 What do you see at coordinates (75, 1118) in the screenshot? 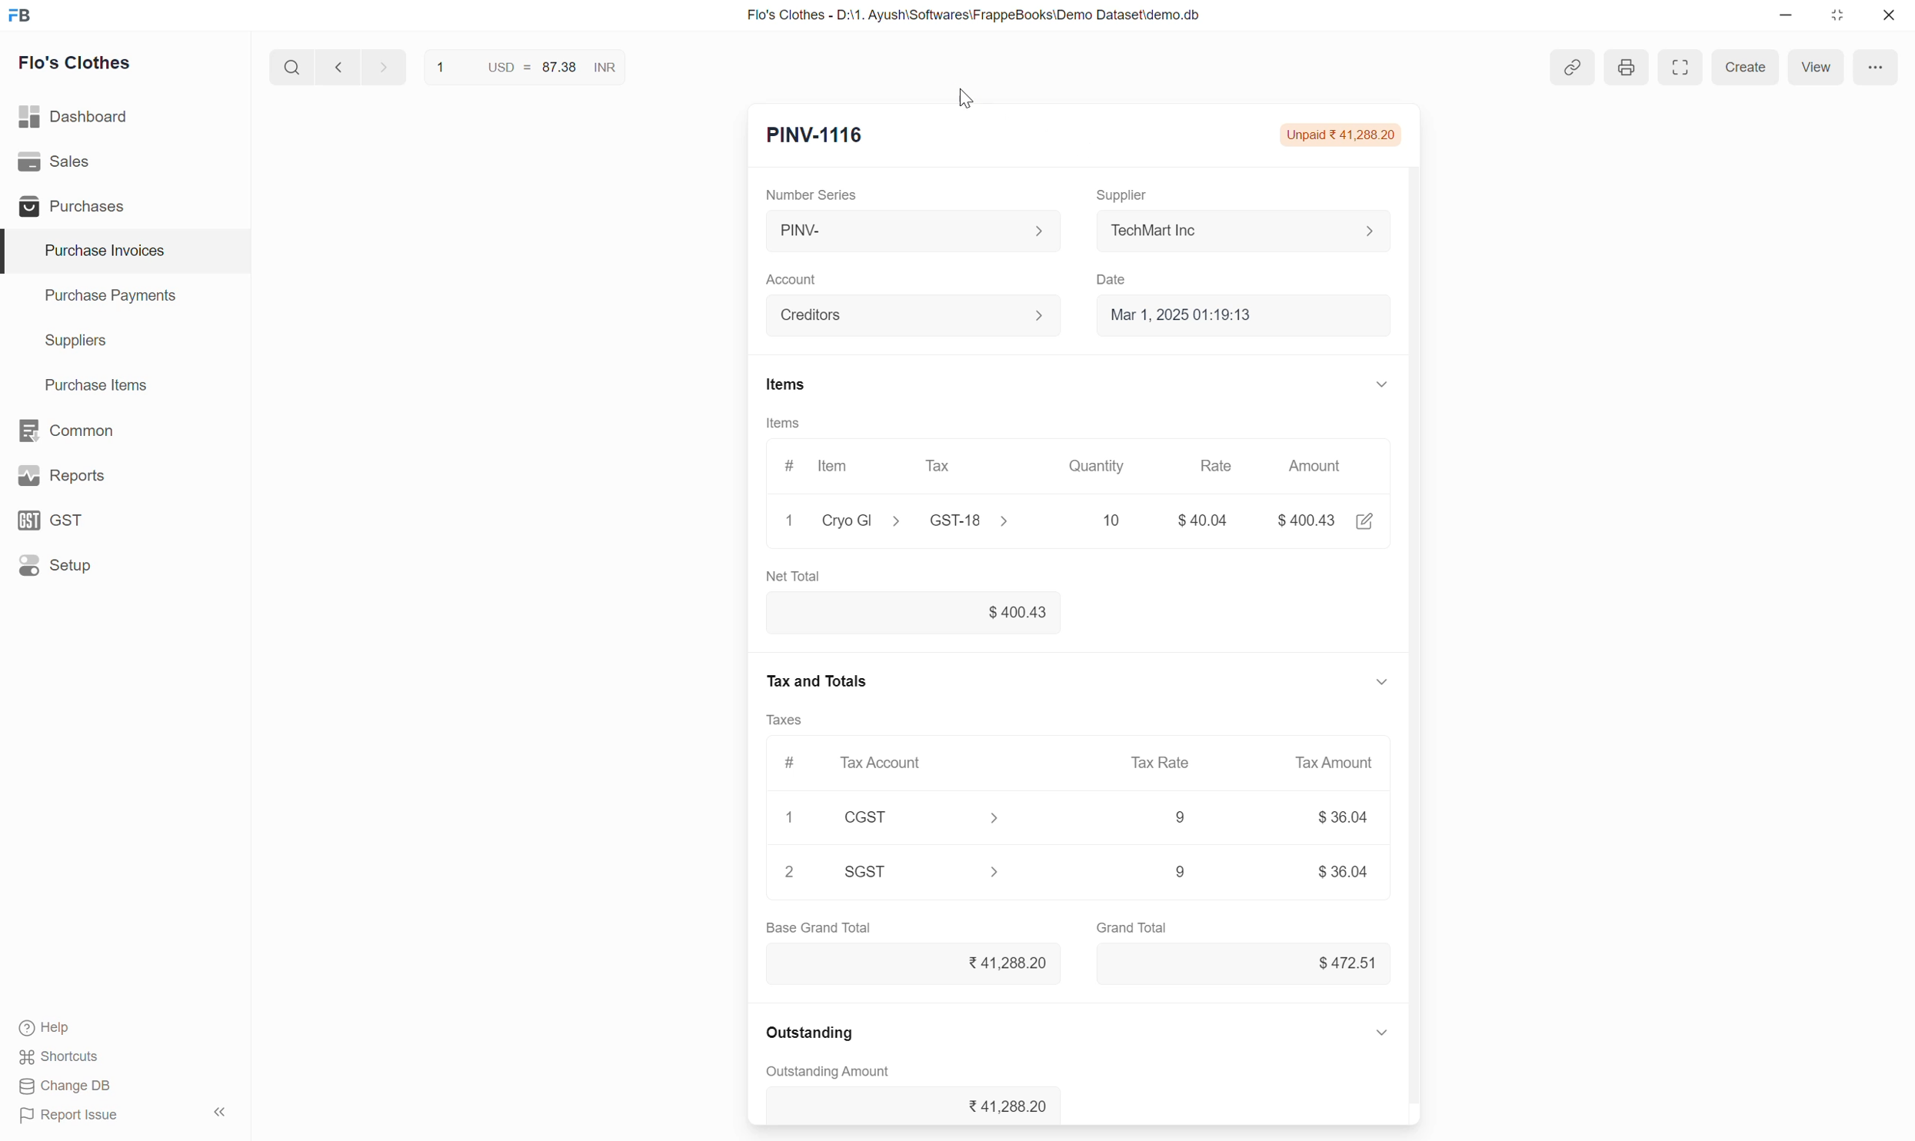
I see `Report issue` at bounding box center [75, 1118].